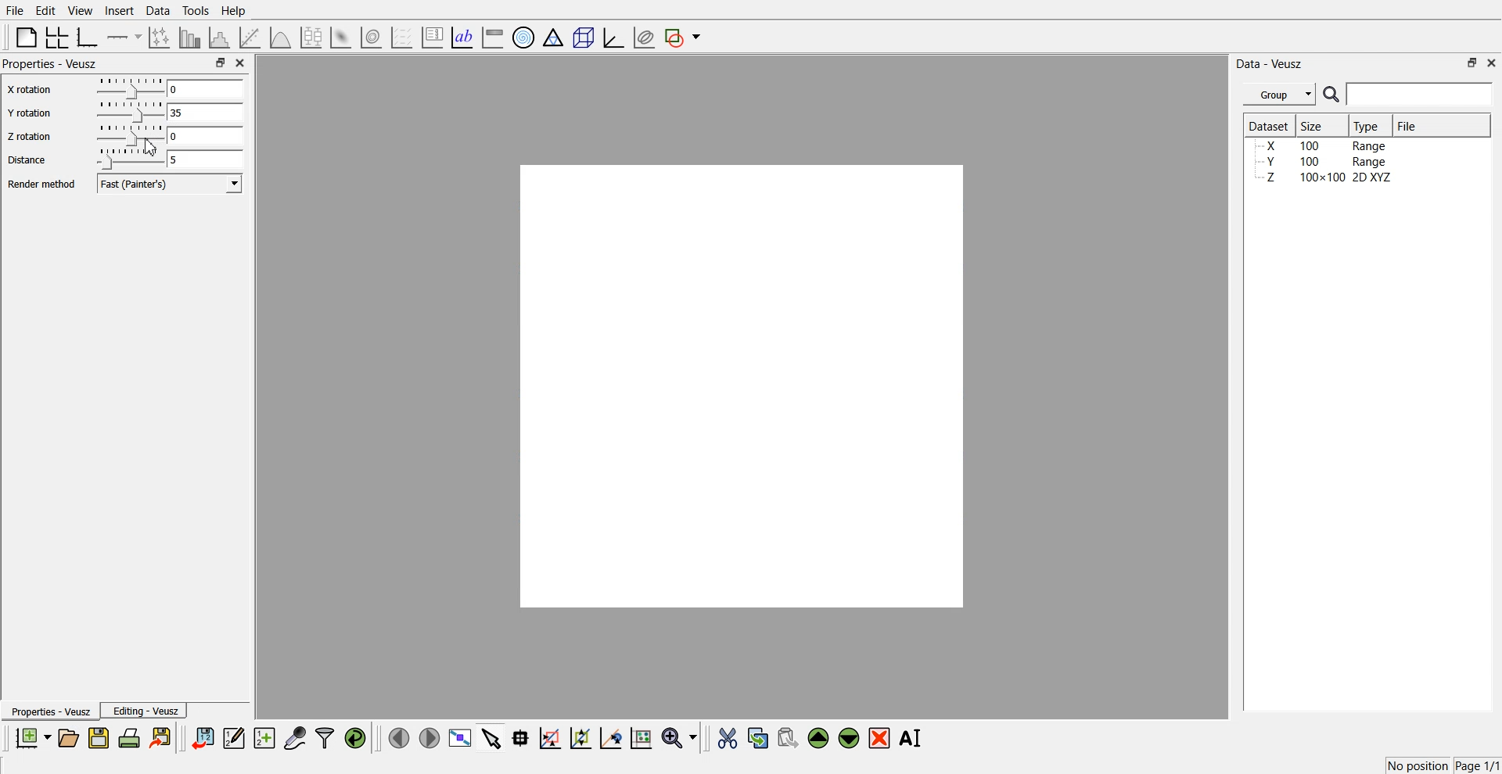 This screenshot has width=1502, height=774. What do you see at coordinates (682, 38) in the screenshot?
I see `Add shape to the plot` at bounding box center [682, 38].